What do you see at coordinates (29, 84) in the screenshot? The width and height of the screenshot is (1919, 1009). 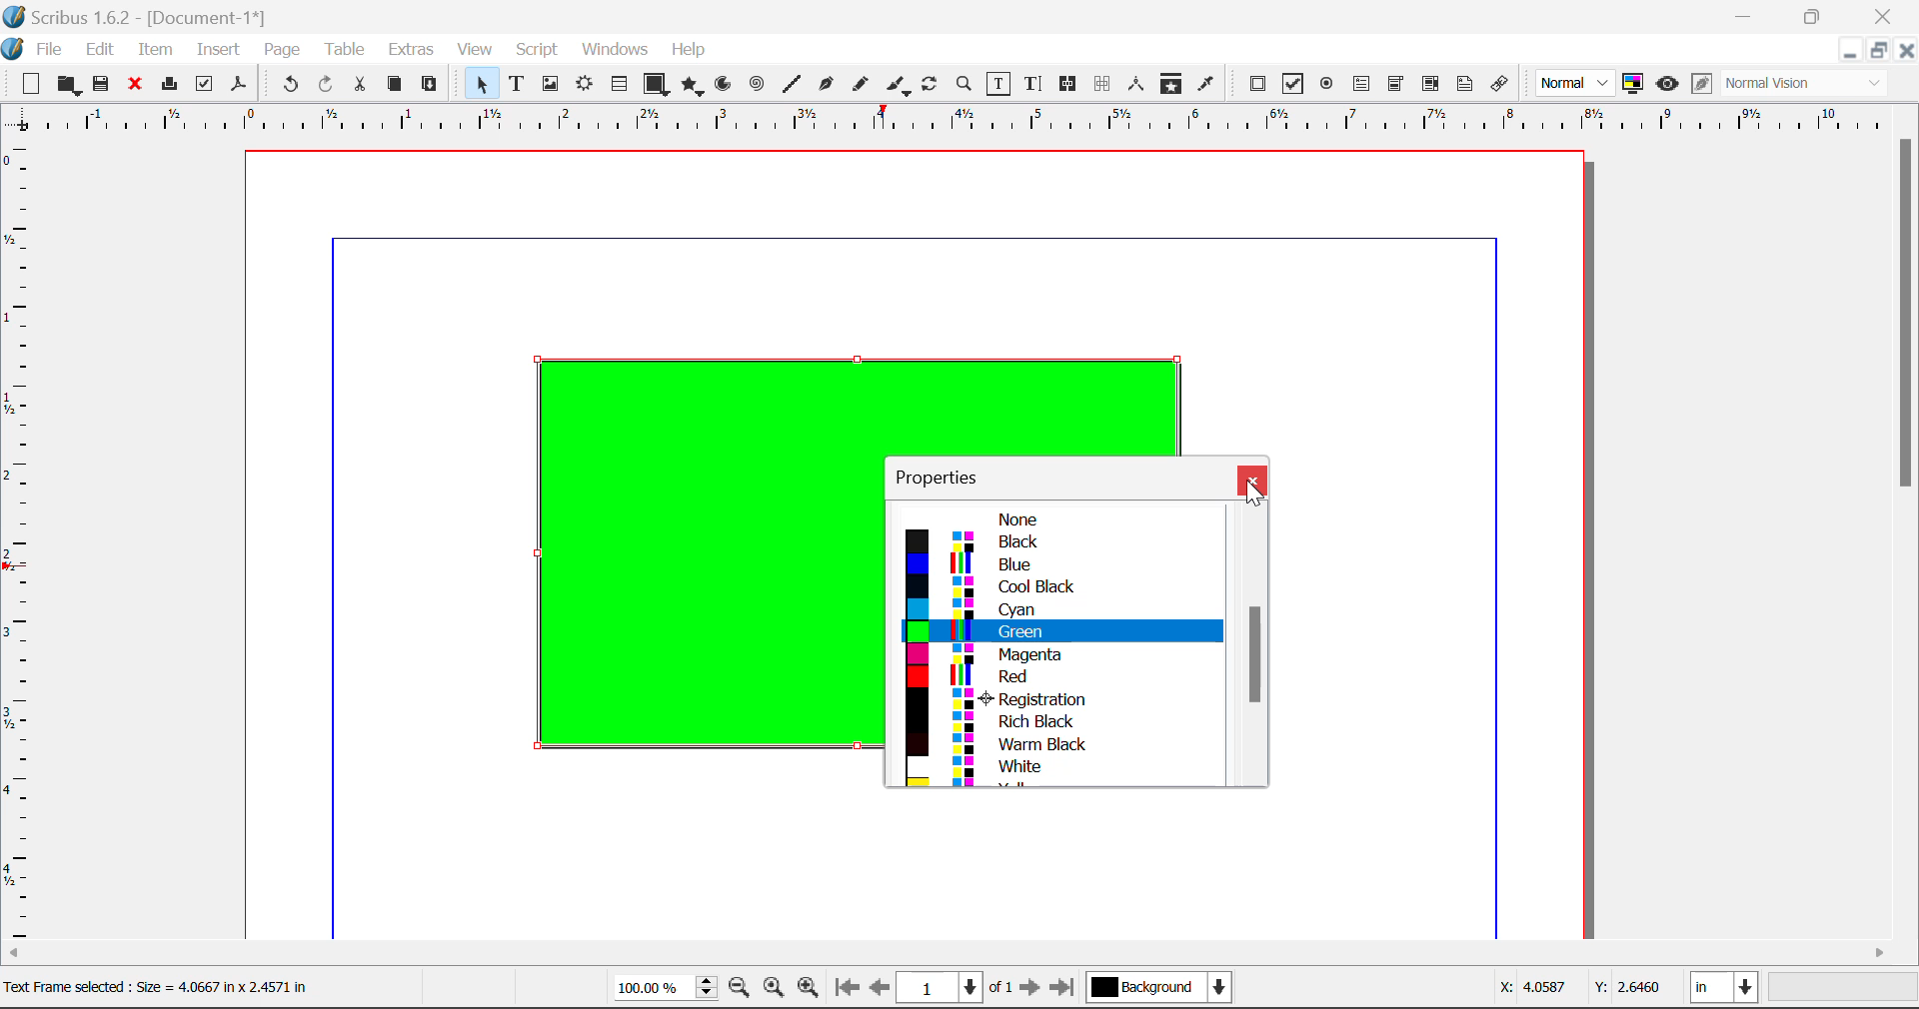 I see `New` at bounding box center [29, 84].